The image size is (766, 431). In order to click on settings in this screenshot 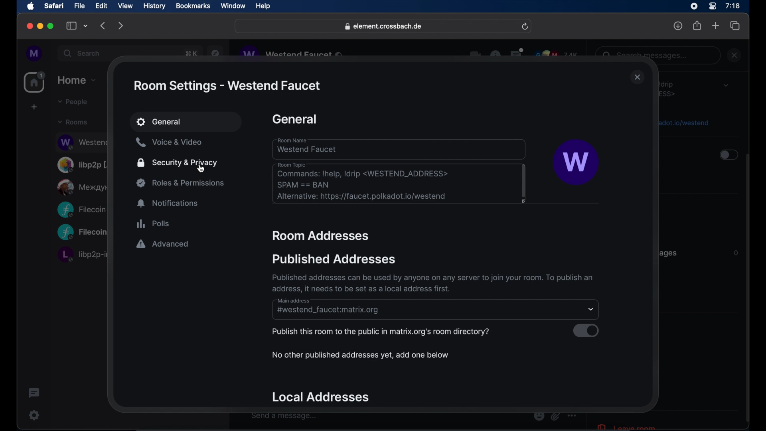, I will do `click(35, 415)`.